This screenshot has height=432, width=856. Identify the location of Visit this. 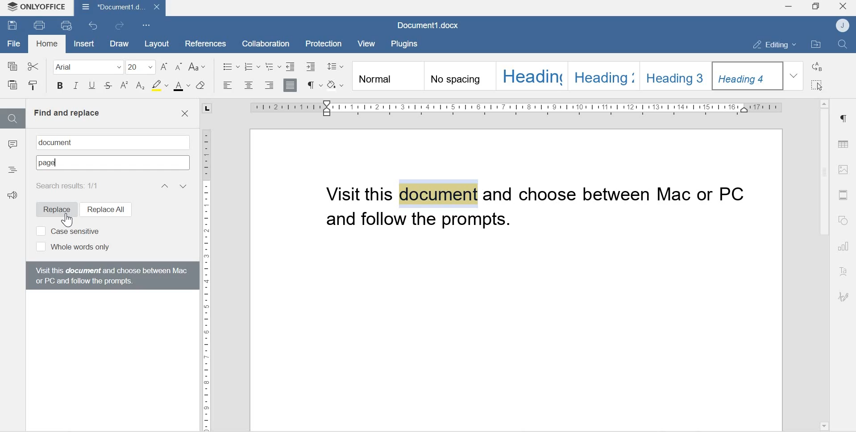
(361, 194).